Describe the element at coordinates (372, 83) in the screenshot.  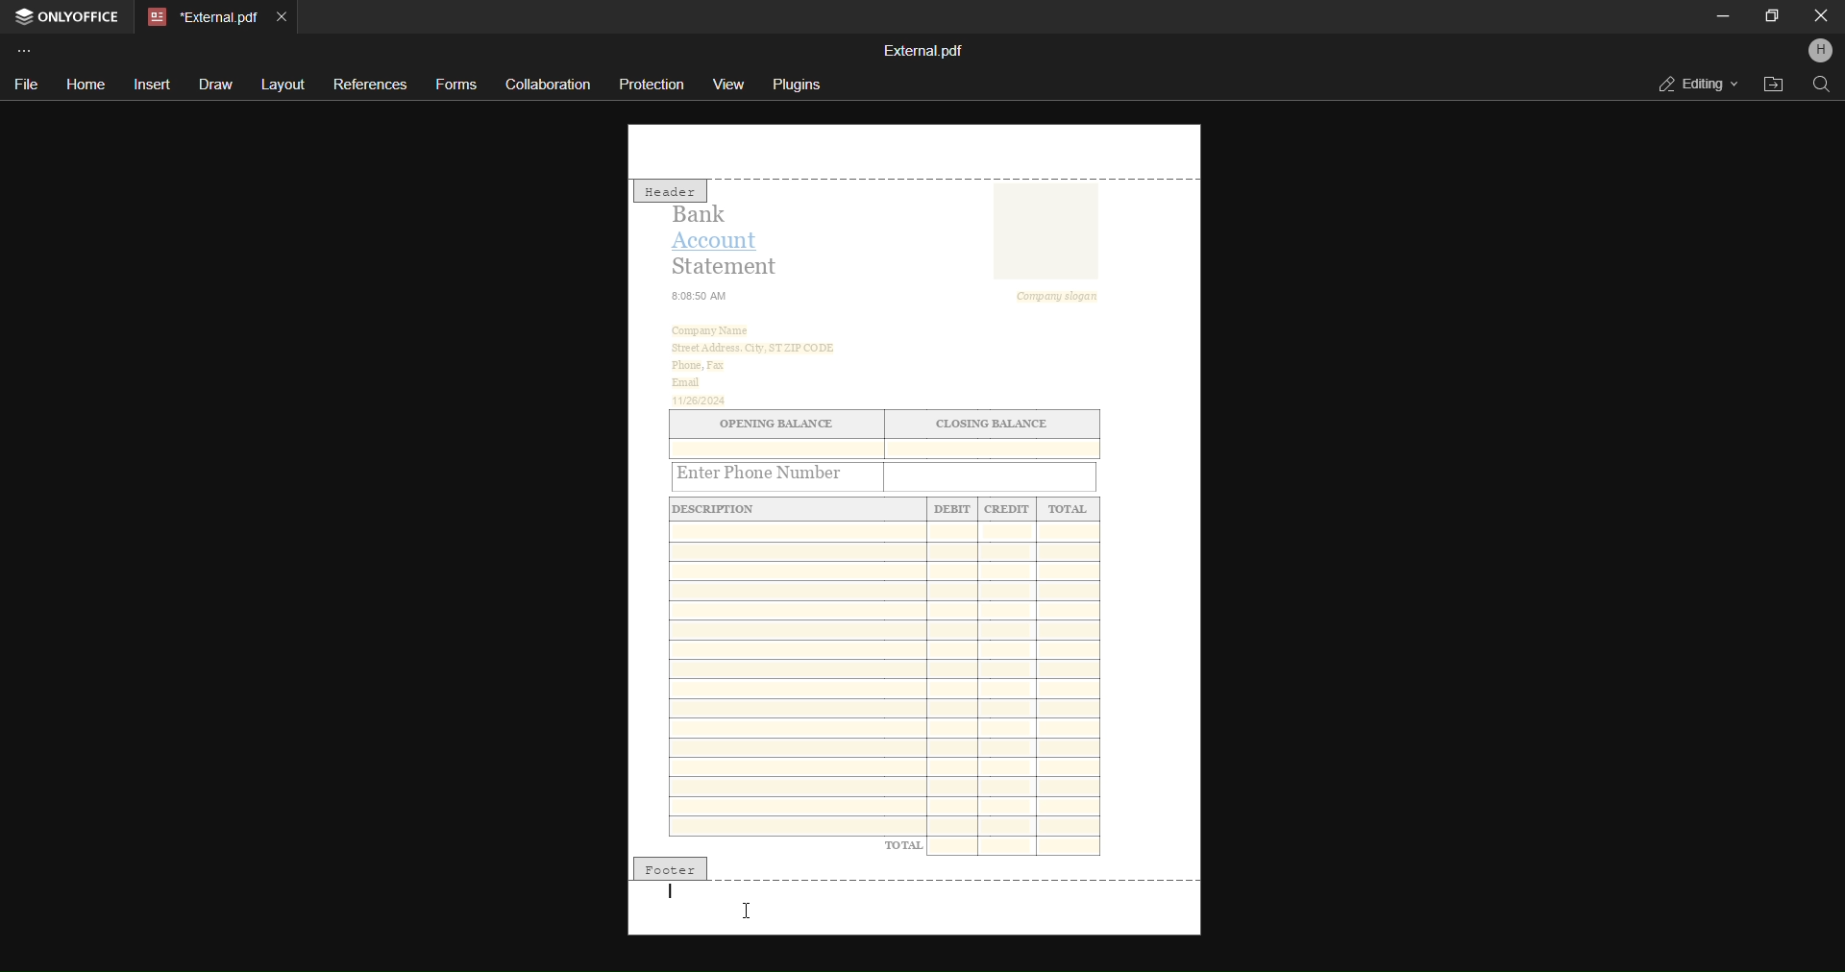
I see `references` at that location.